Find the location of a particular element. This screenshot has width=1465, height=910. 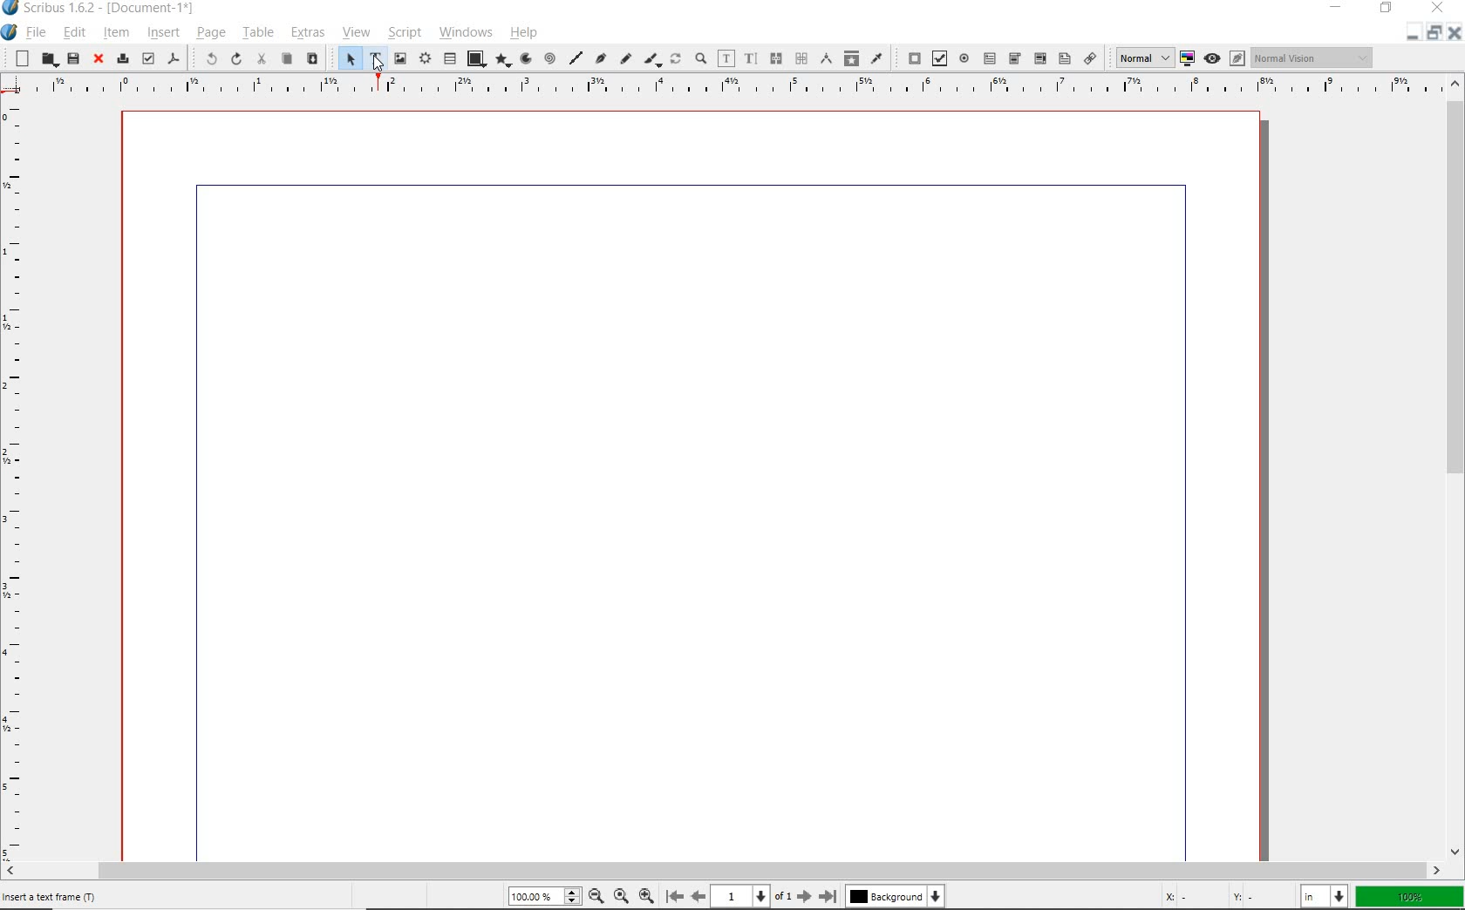

link text frames is located at coordinates (777, 58).